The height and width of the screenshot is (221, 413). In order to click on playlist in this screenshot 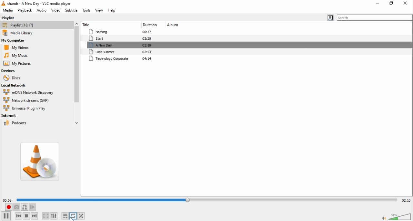, I will do `click(10, 17)`.